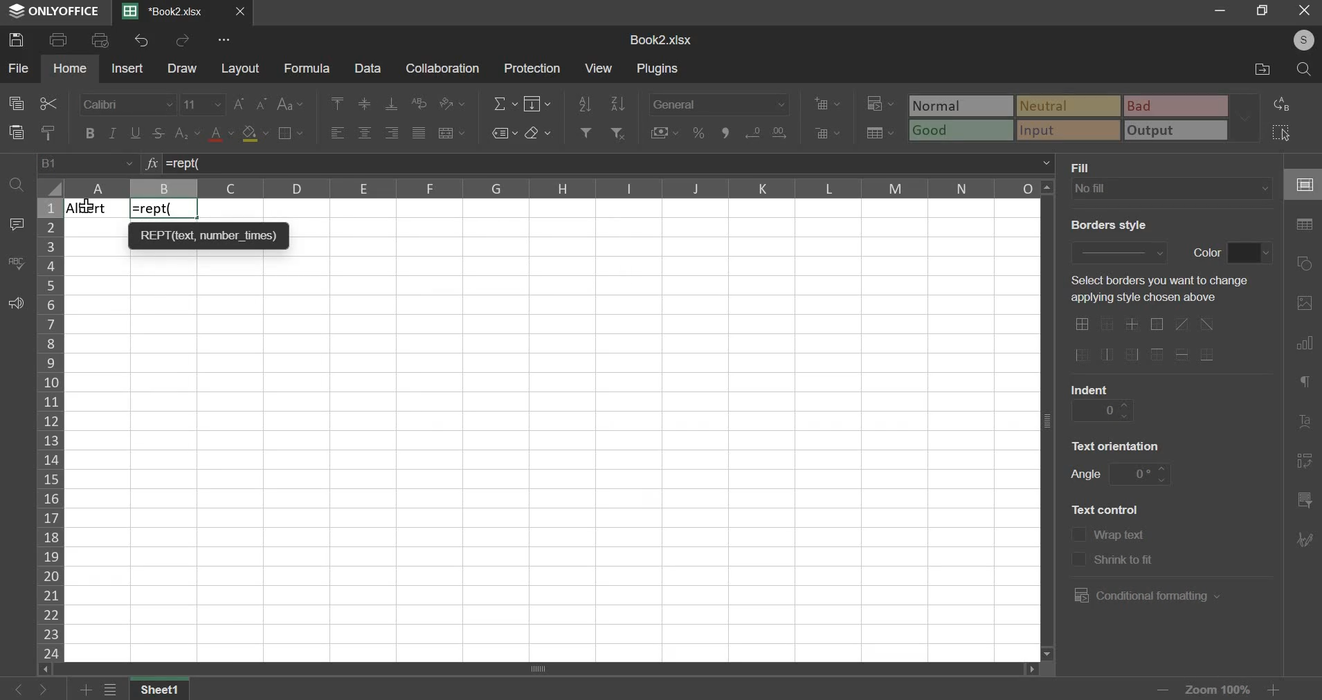  I want to click on Sheet name, so click(161, 689).